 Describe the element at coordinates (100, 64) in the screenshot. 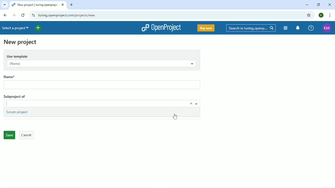

I see `(None)` at that location.